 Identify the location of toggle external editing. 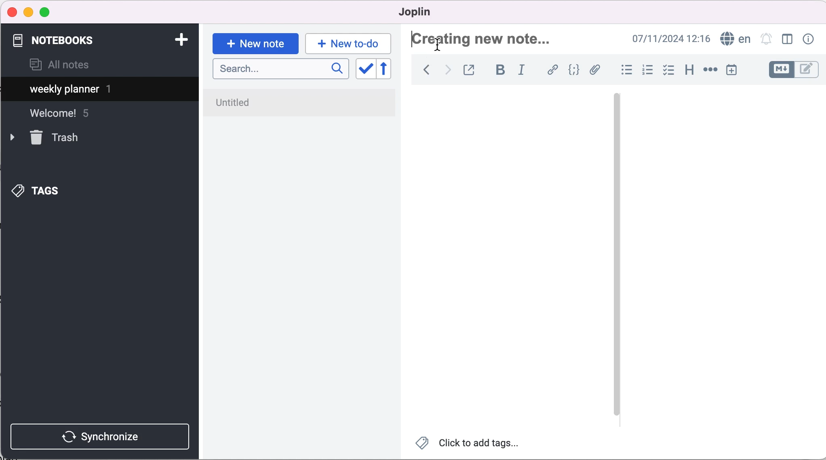
(470, 71).